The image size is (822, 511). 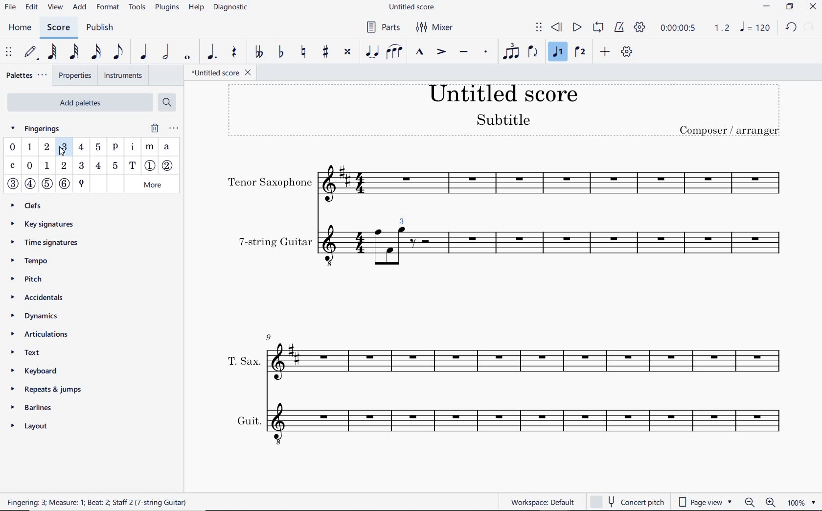 I want to click on TOGGLE NATURAL, so click(x=303, y=52).